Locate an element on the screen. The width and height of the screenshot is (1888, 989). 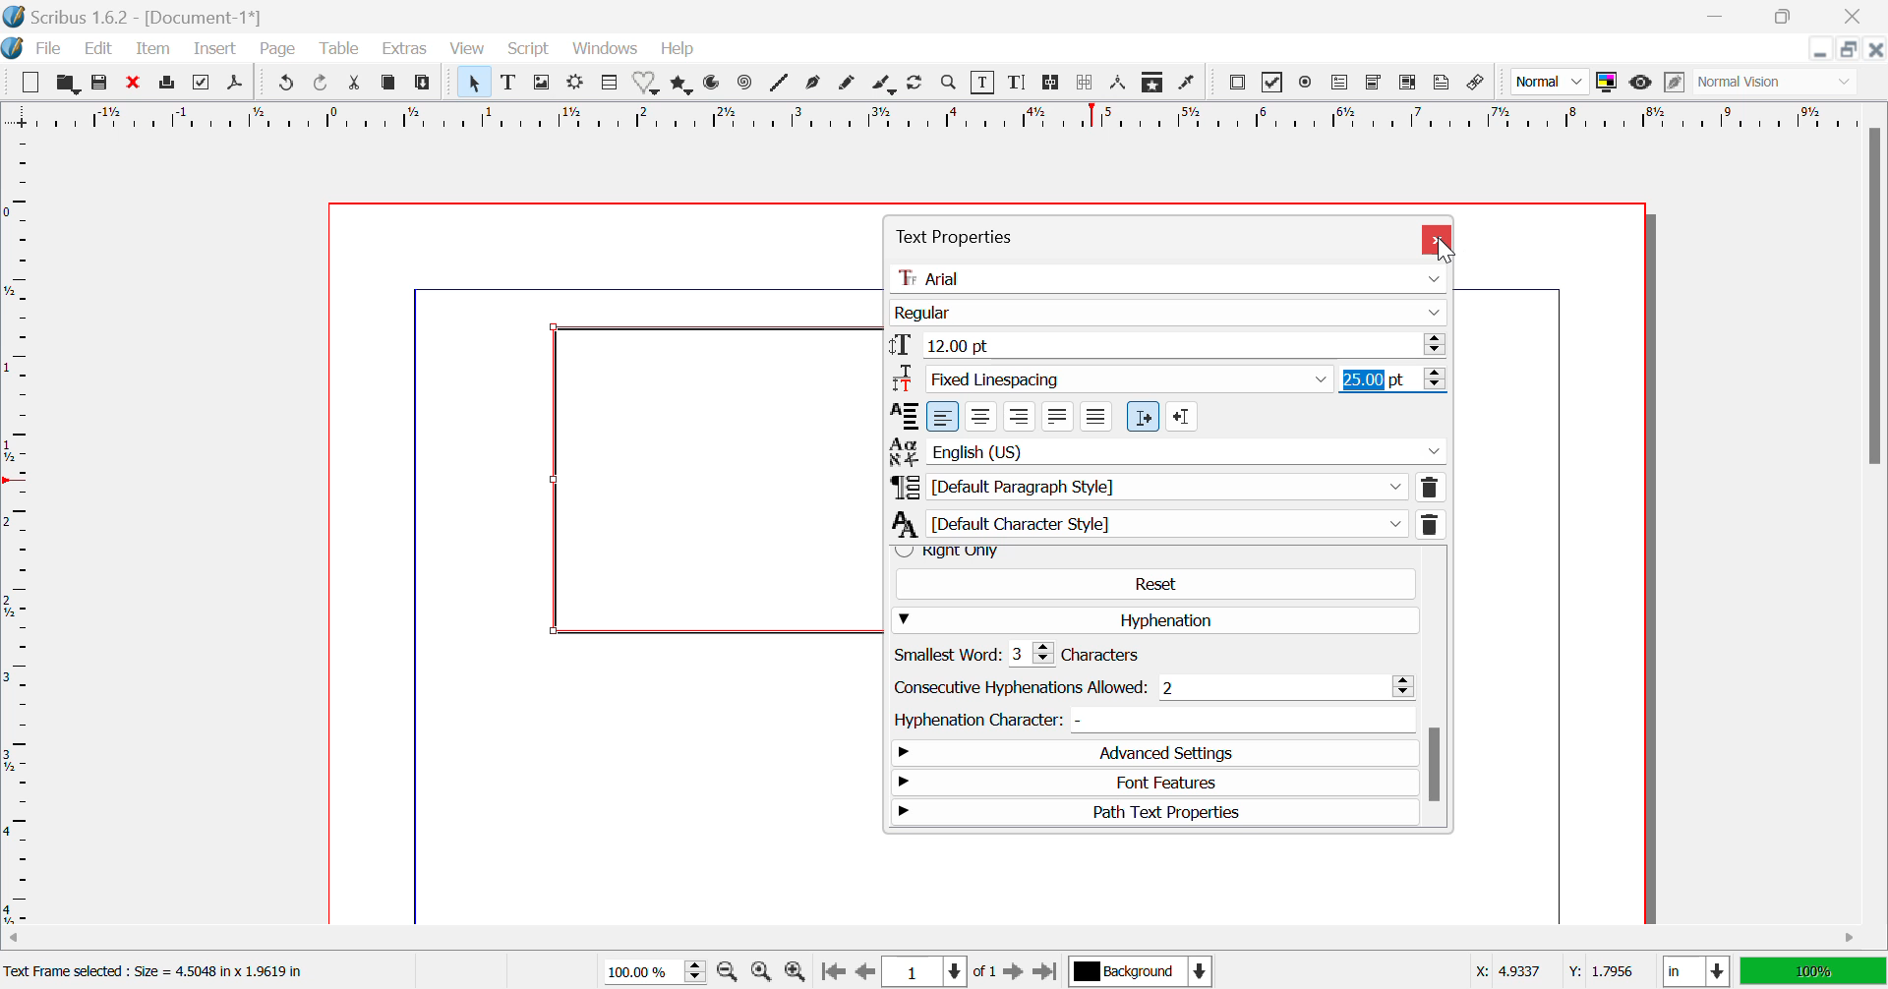
Default Character Style is located at coordinates (1168, 523).